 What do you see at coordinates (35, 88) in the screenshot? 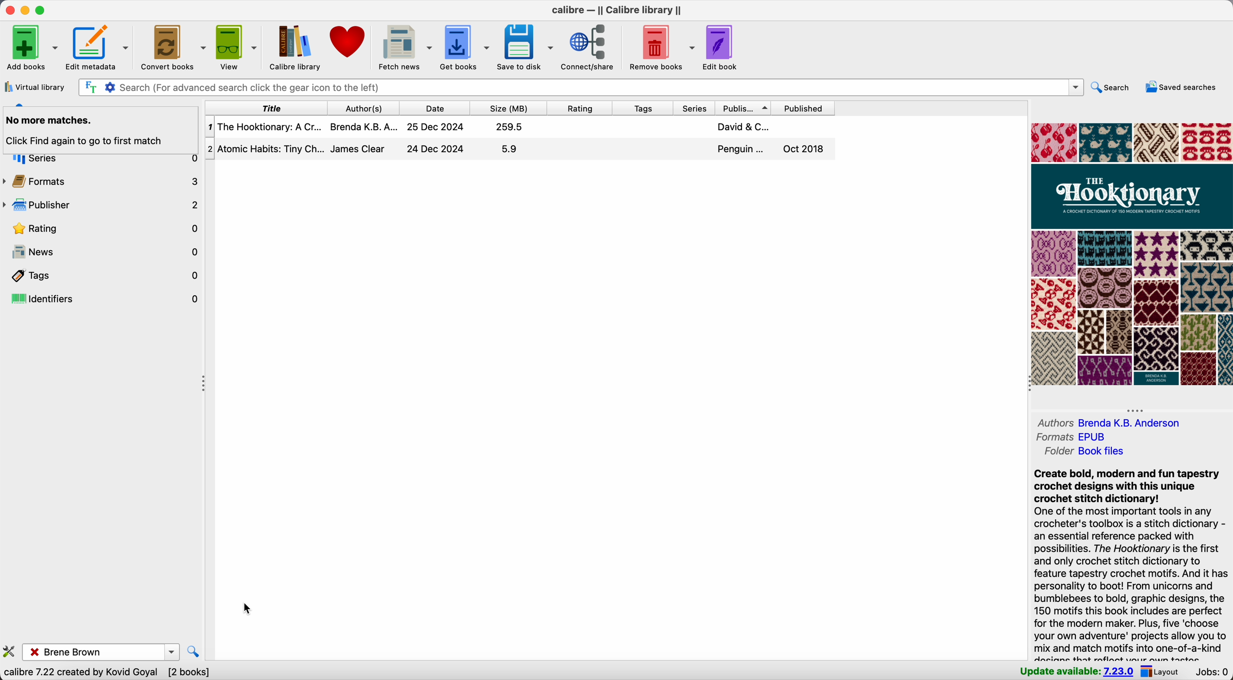
I see `virtual library` at bounding box center [35, 88].